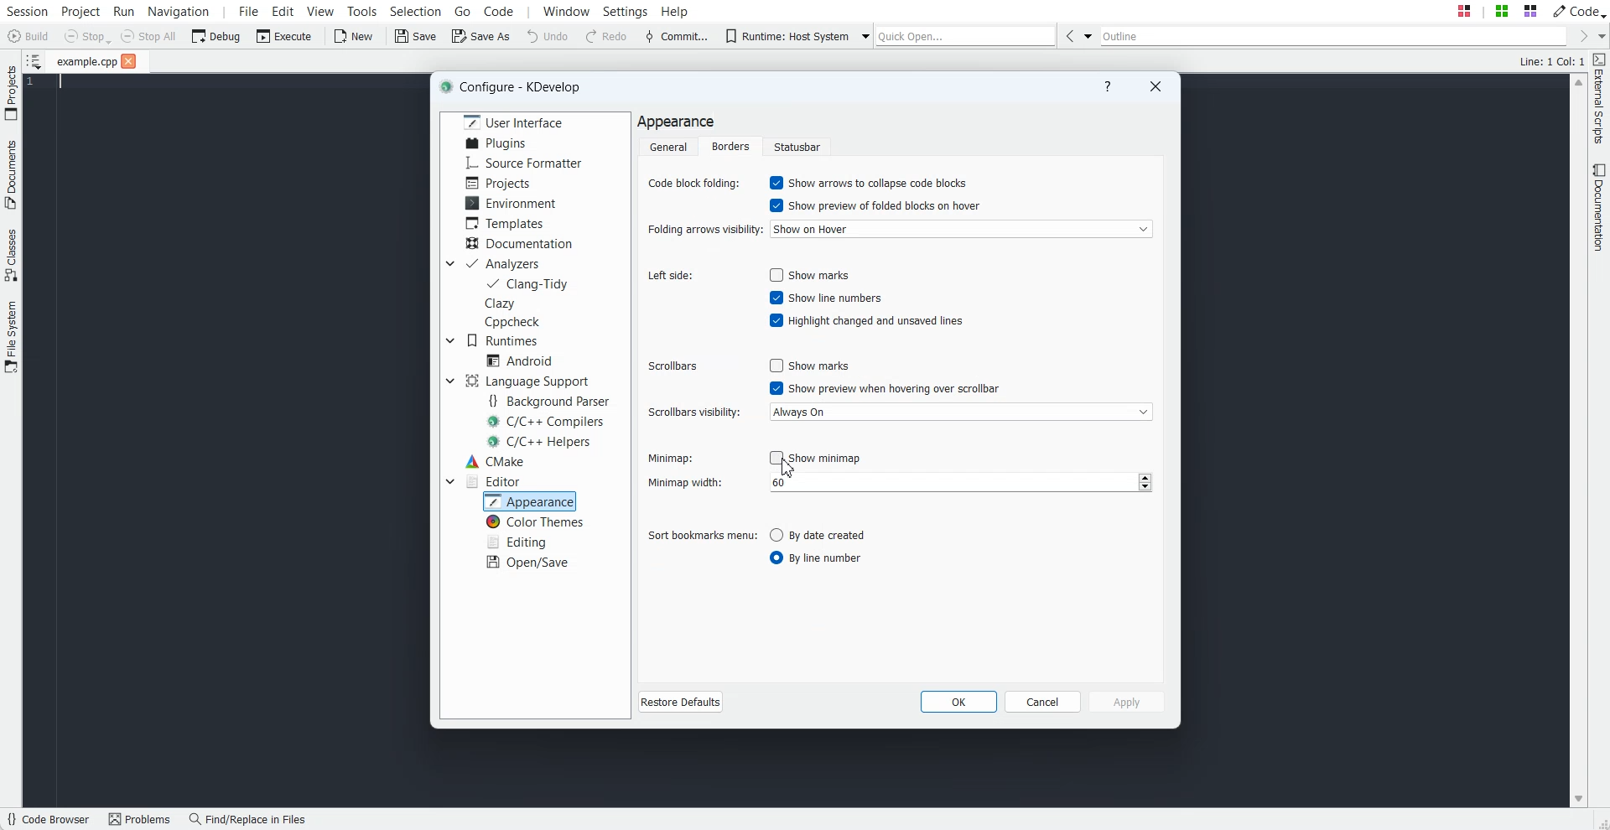 This screenshot has width=1610, height=830. Describe the element at coordinates (548, 421) in the screenshot. I see `C/C++ Compilers` at that location.